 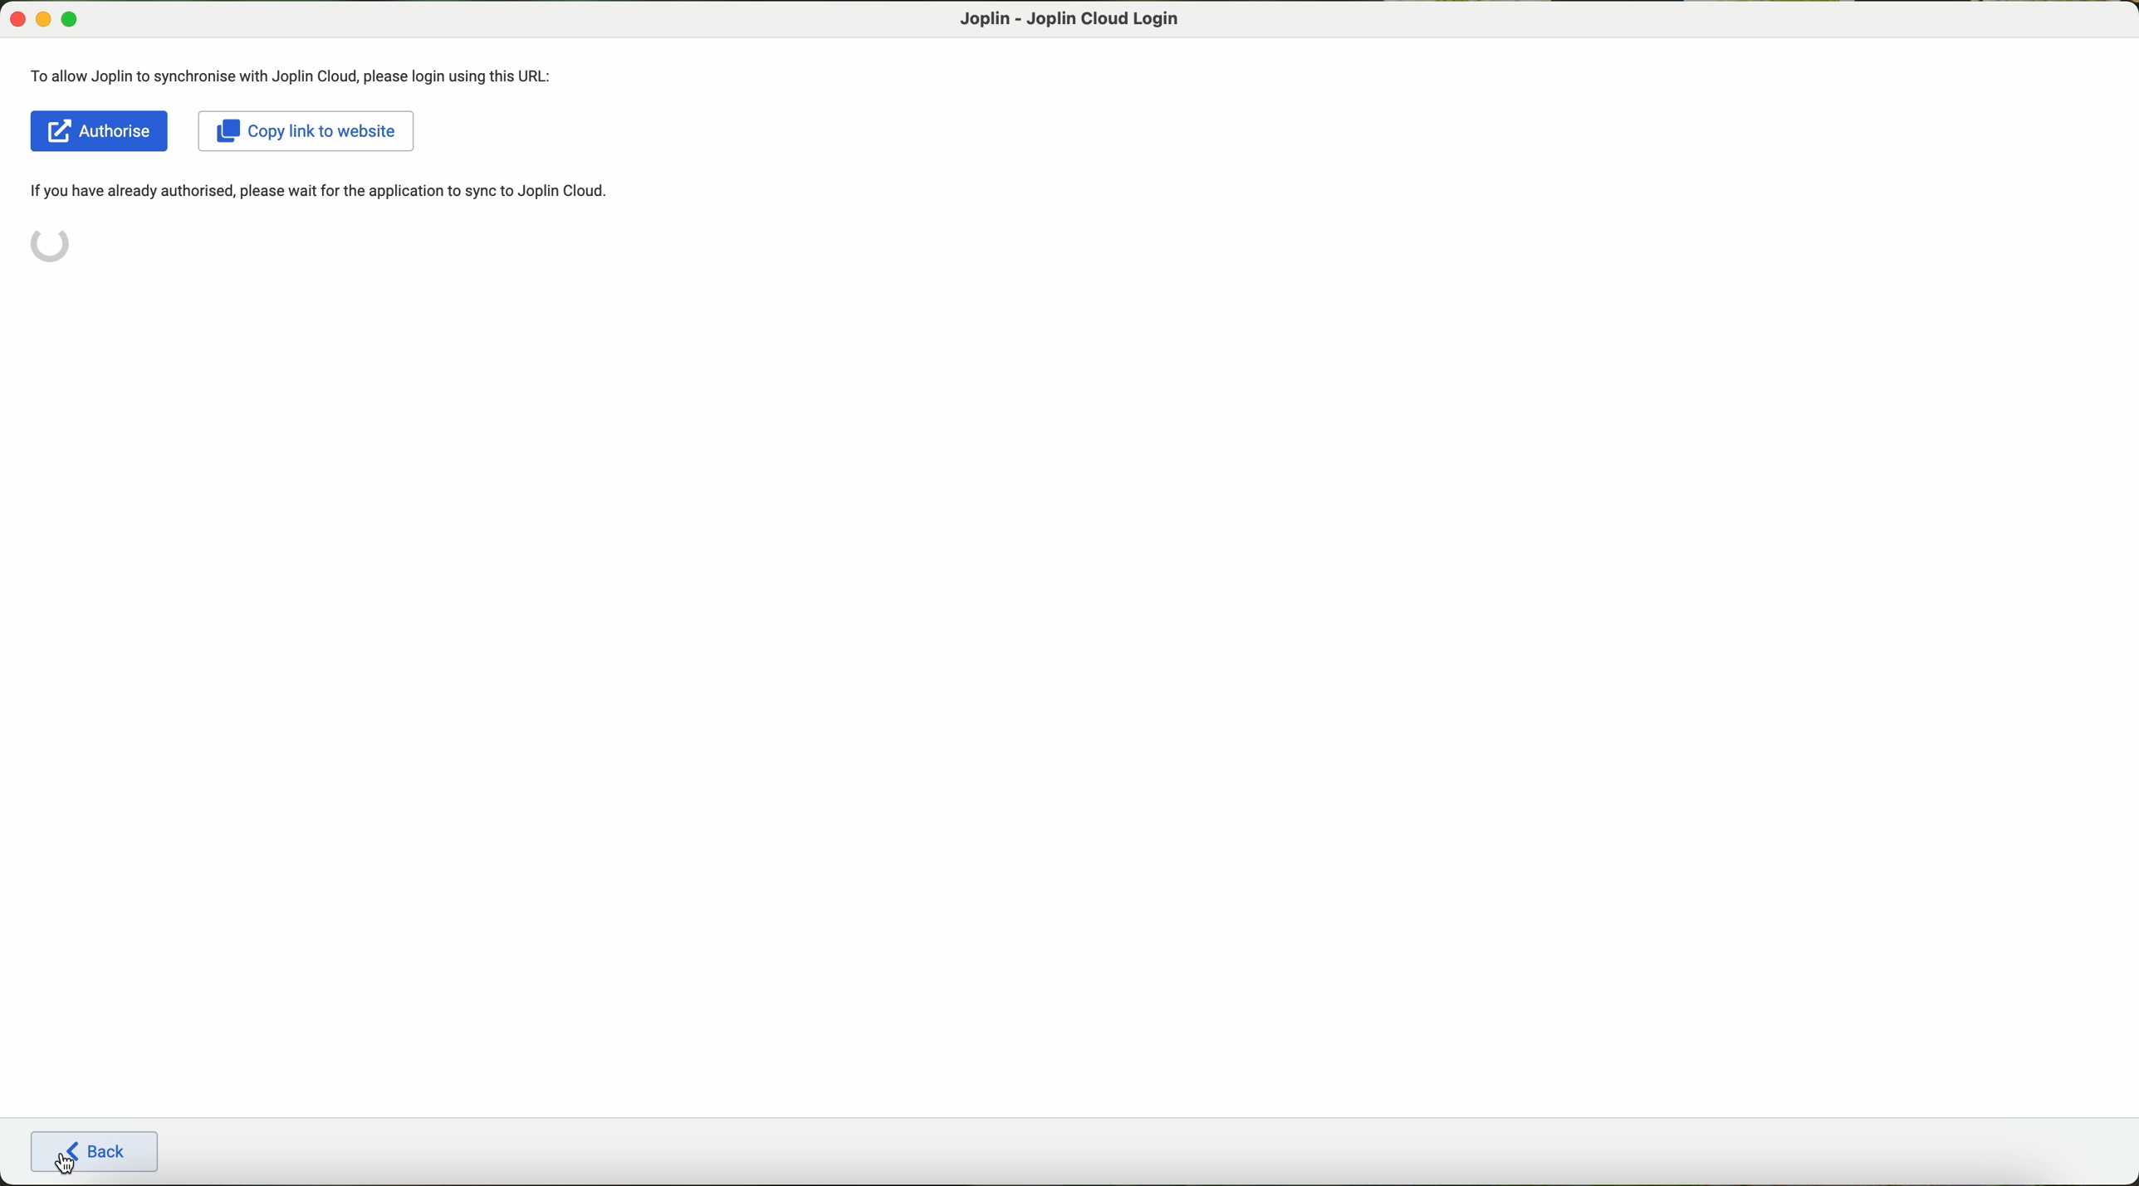 What do you see at coordinates (1069, 17) in the screenshot?
I see `Joplin - Joplin Cloud login` at bounding box center [1069, 17].